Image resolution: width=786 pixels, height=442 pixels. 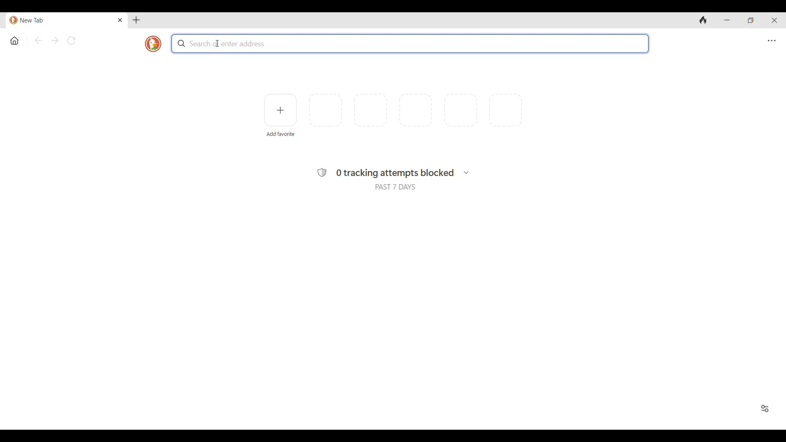 I want to click on Close interface, so click(x=775, y=20).